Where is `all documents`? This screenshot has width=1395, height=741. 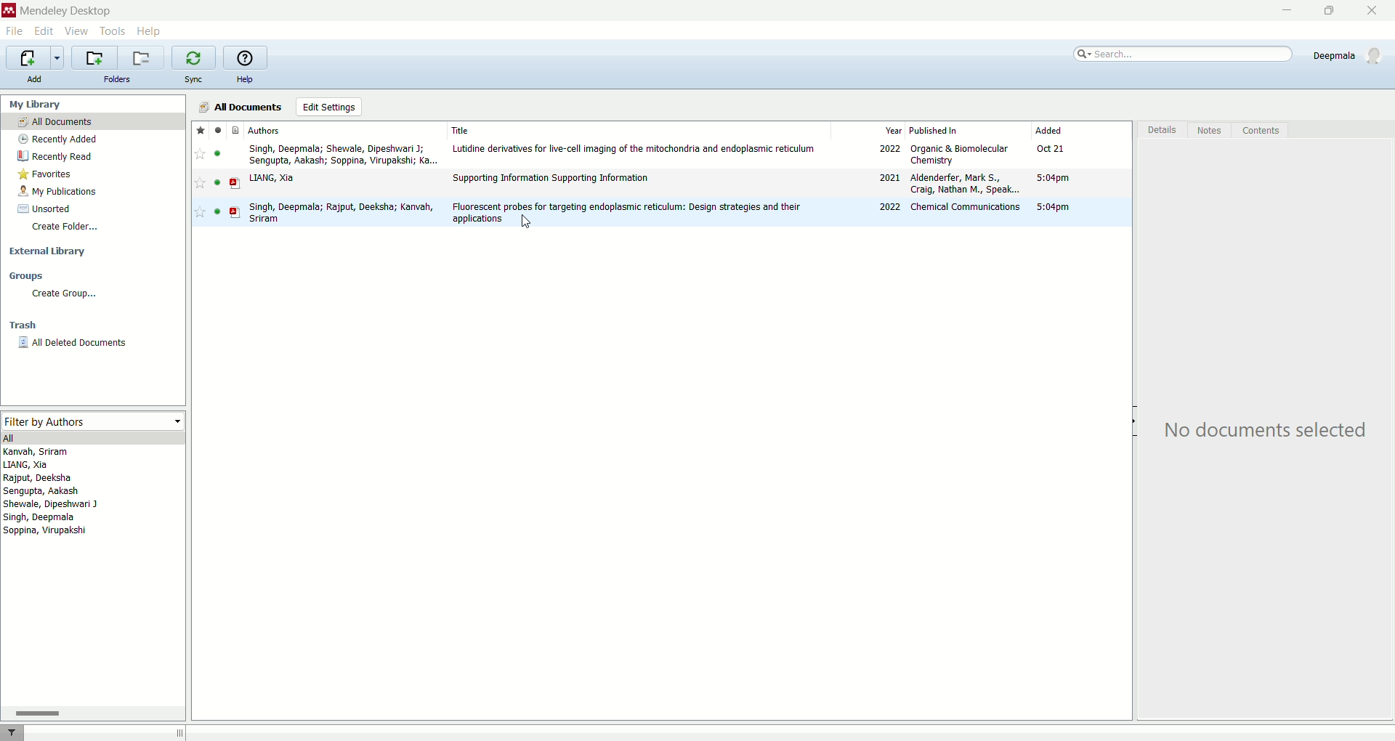
all documents is located at coordinates (241, 105).